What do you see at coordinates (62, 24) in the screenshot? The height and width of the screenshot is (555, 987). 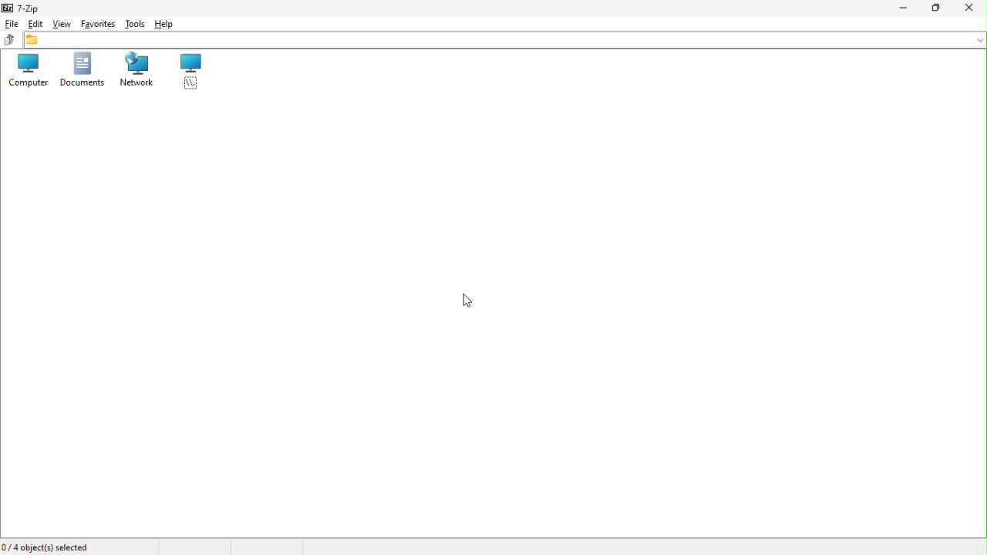 I see `View ` at bounding box center [62, 24].